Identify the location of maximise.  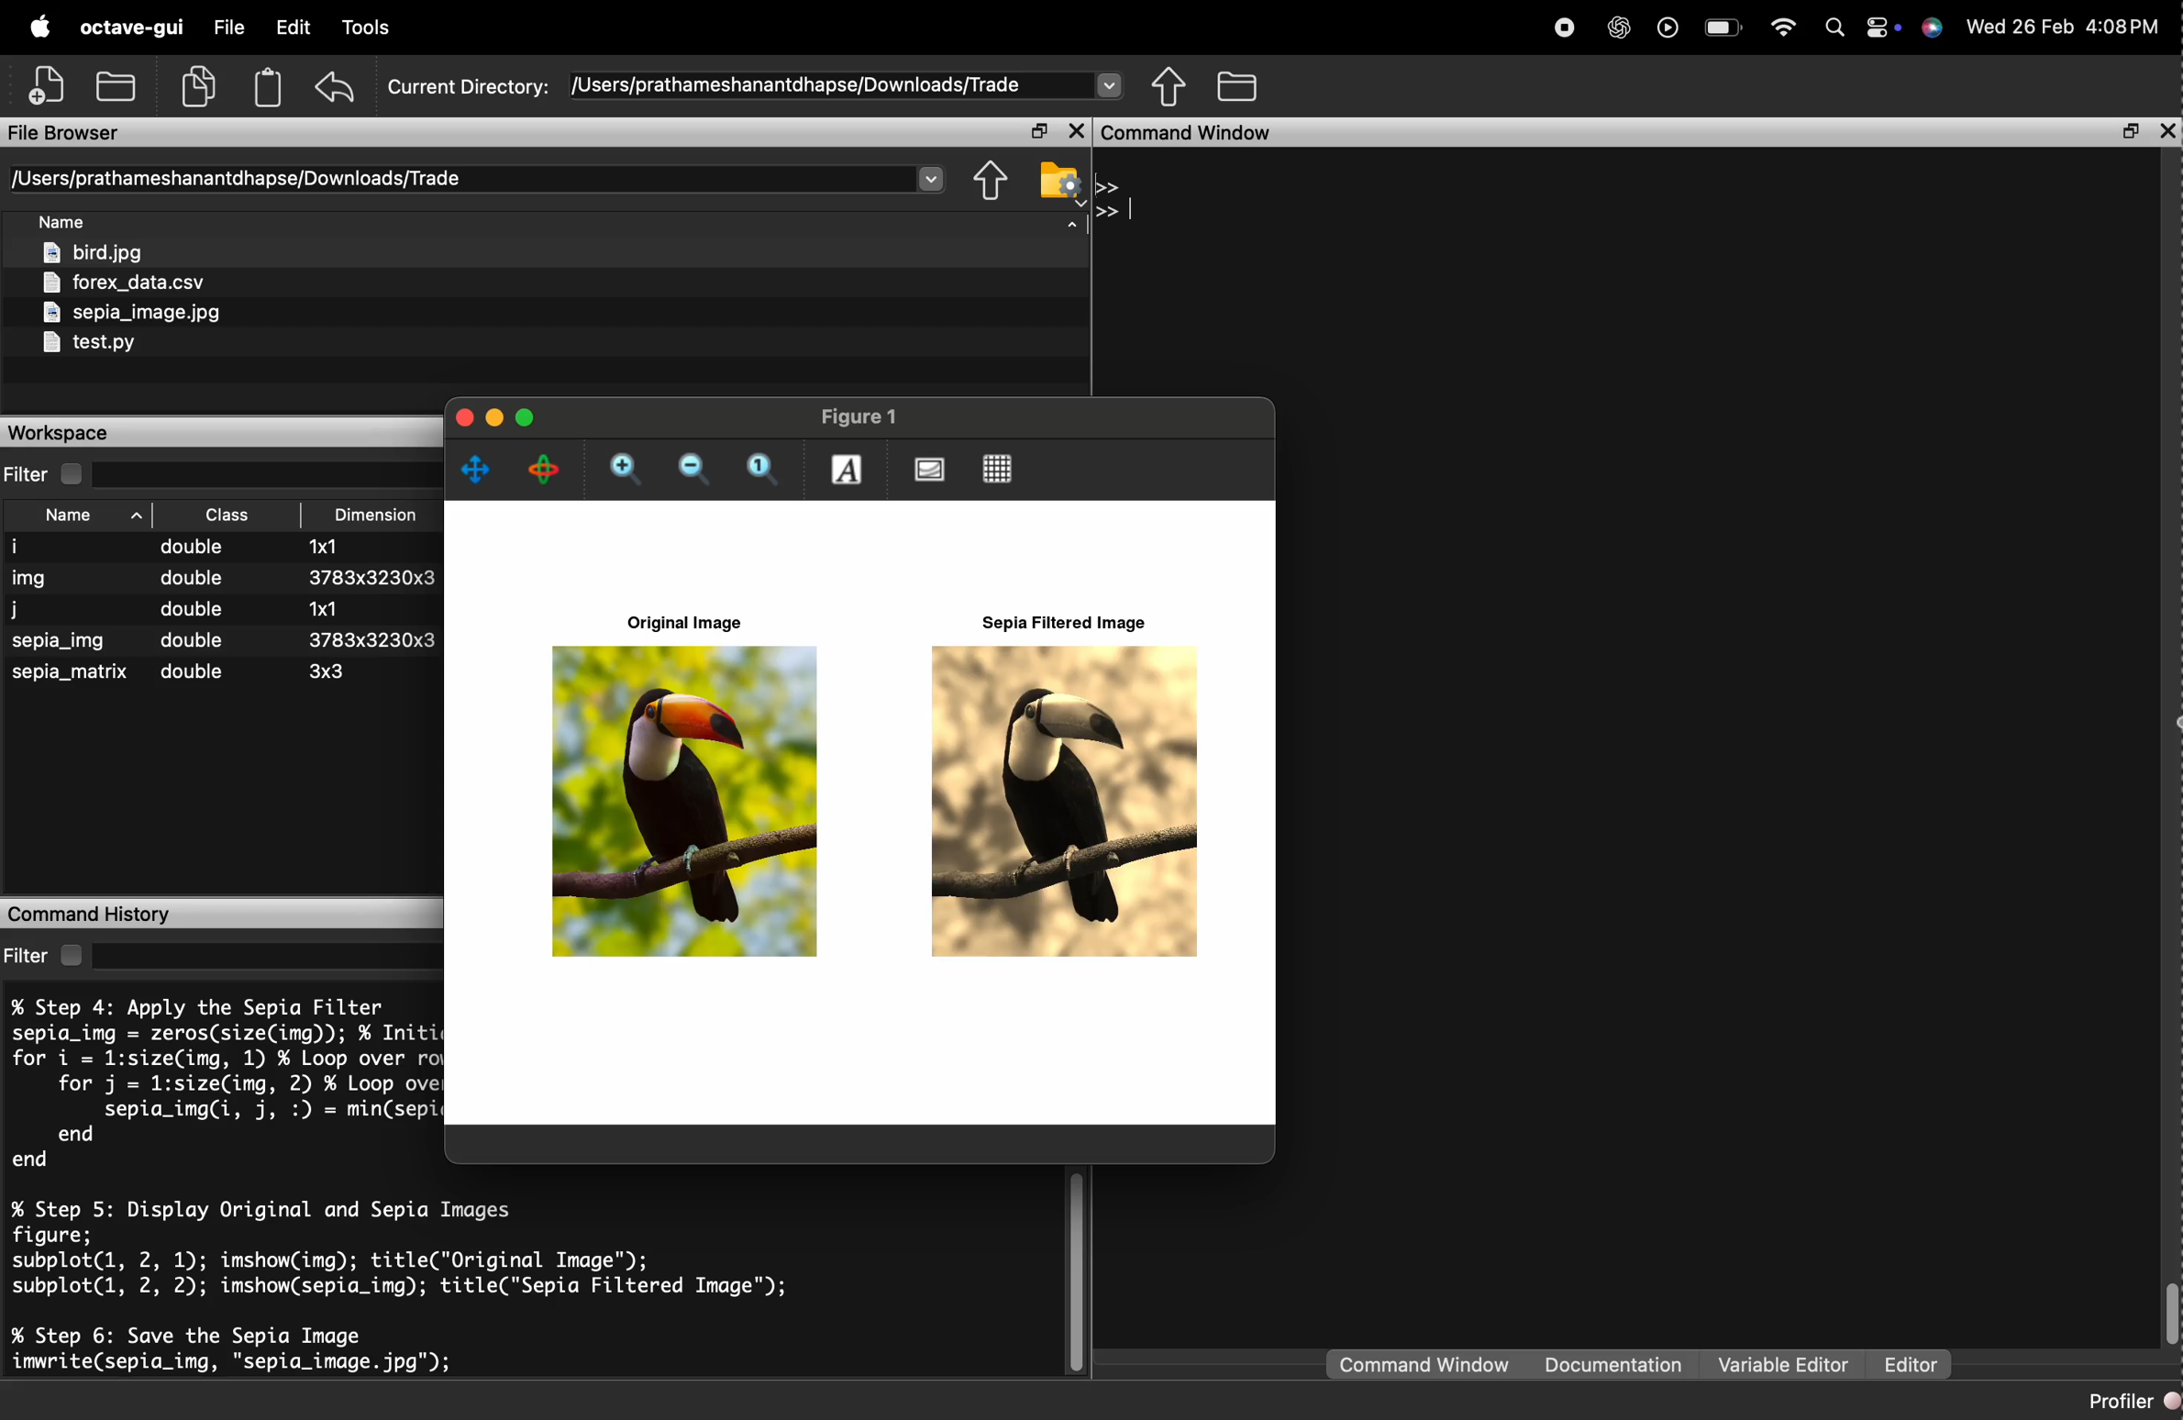
(522, 416).